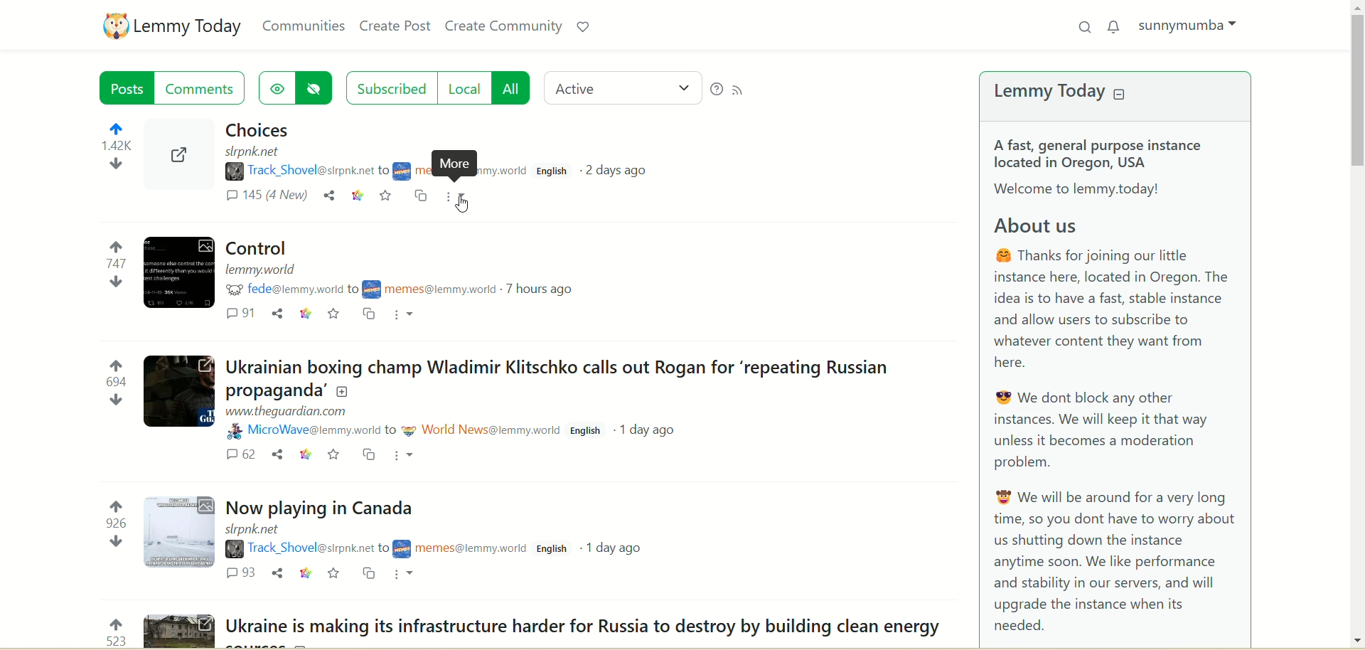  Describe the element at coordinates (623, 174) in the screenshot. I see `2 days ago(post date)` at that location.